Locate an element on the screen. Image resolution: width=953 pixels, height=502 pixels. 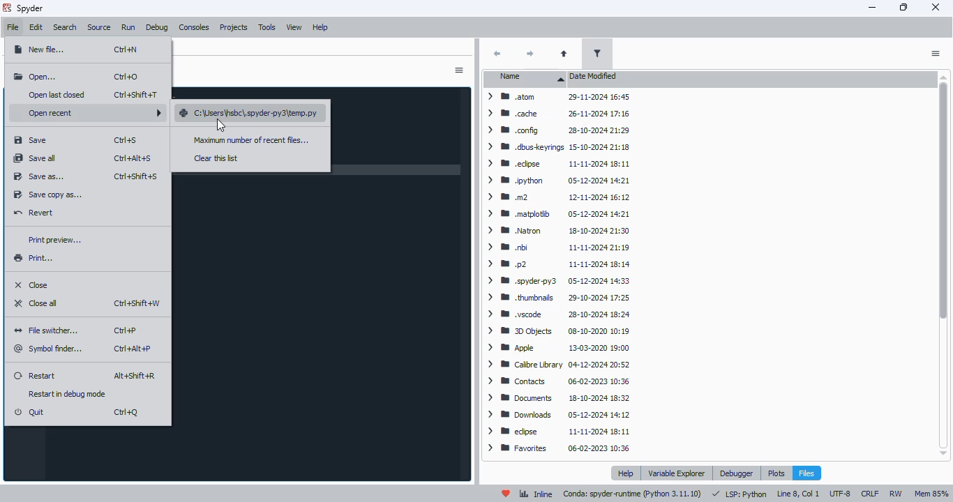
shortcut for close all is located at coordinates (137, 304).